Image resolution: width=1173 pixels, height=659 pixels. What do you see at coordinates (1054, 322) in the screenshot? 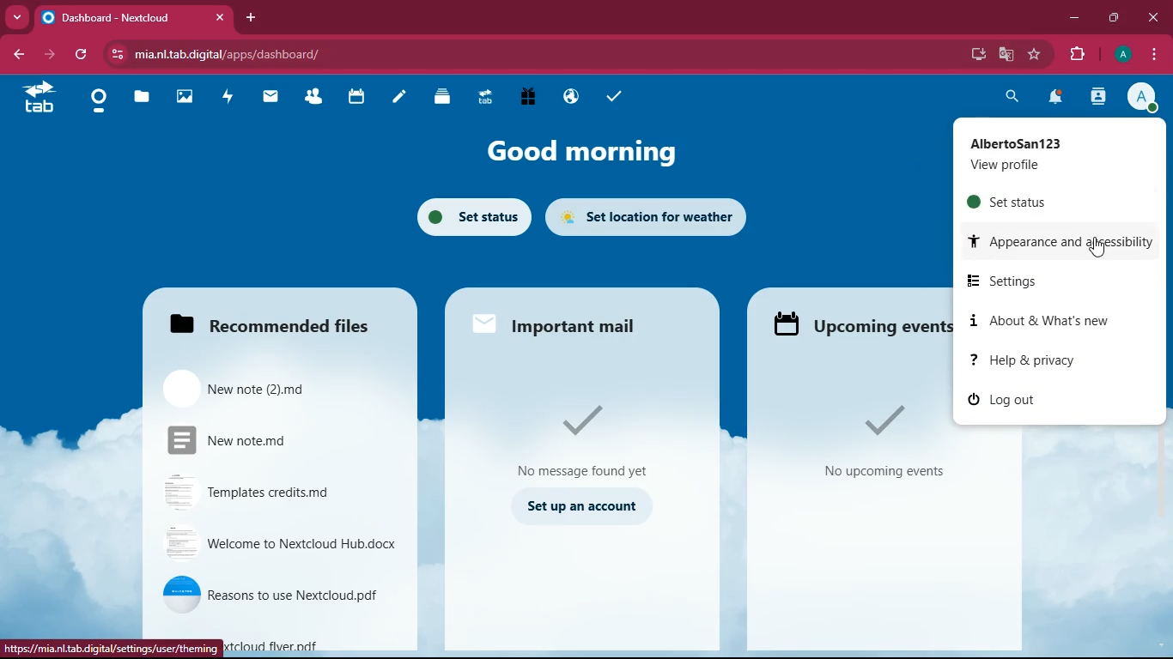
I see `about` at bounding box center [1054, 322].